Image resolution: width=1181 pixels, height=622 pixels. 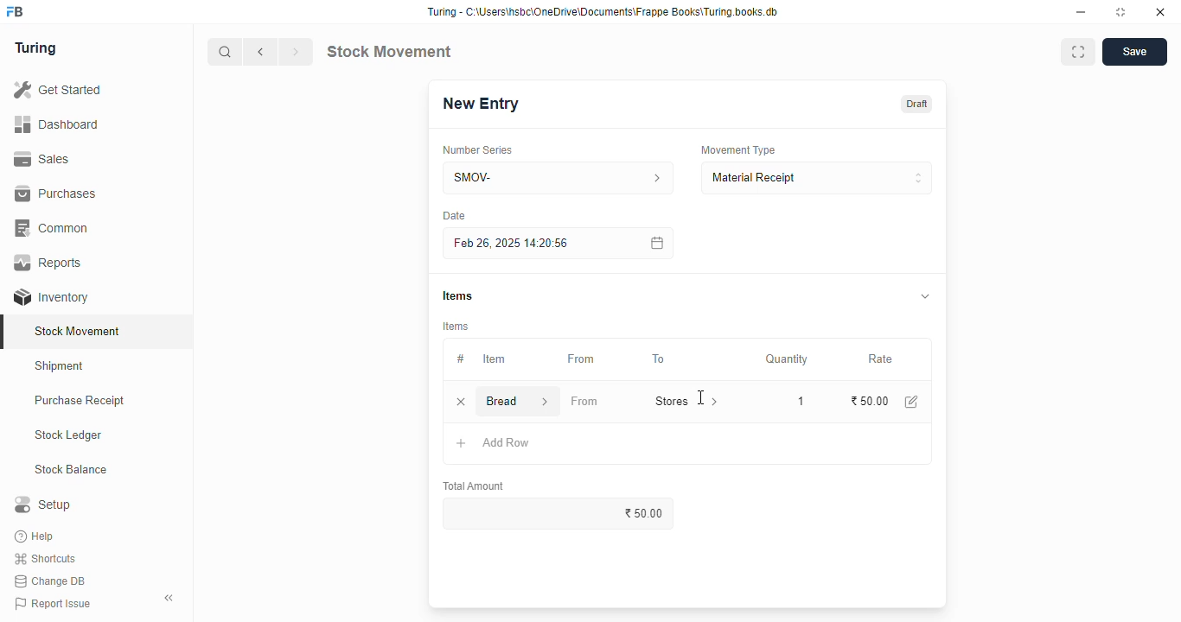 What do you see at coordinates (926, 295) in the screenshot?
I see `toggle expand/collapse` at bounding box center [926, 295].